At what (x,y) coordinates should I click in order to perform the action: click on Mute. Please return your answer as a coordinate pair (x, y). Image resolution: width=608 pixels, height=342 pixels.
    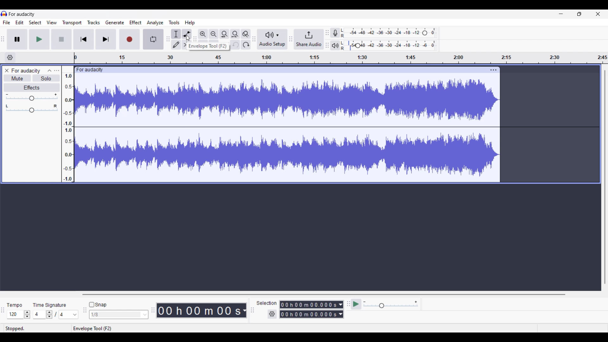
    Looking at the image, I should click on (17, 78).